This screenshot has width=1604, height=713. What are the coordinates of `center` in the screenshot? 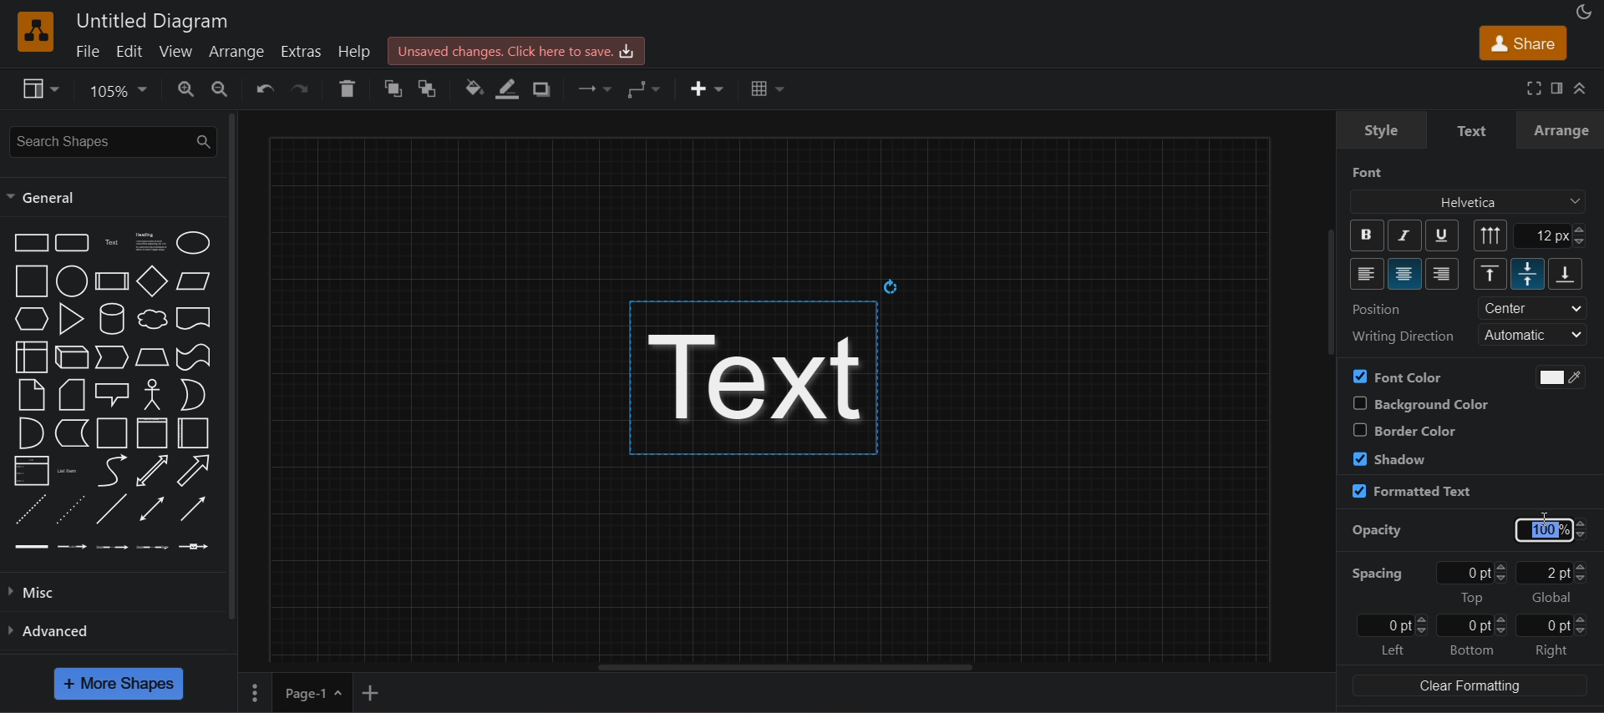 It's located at (1533, 308).